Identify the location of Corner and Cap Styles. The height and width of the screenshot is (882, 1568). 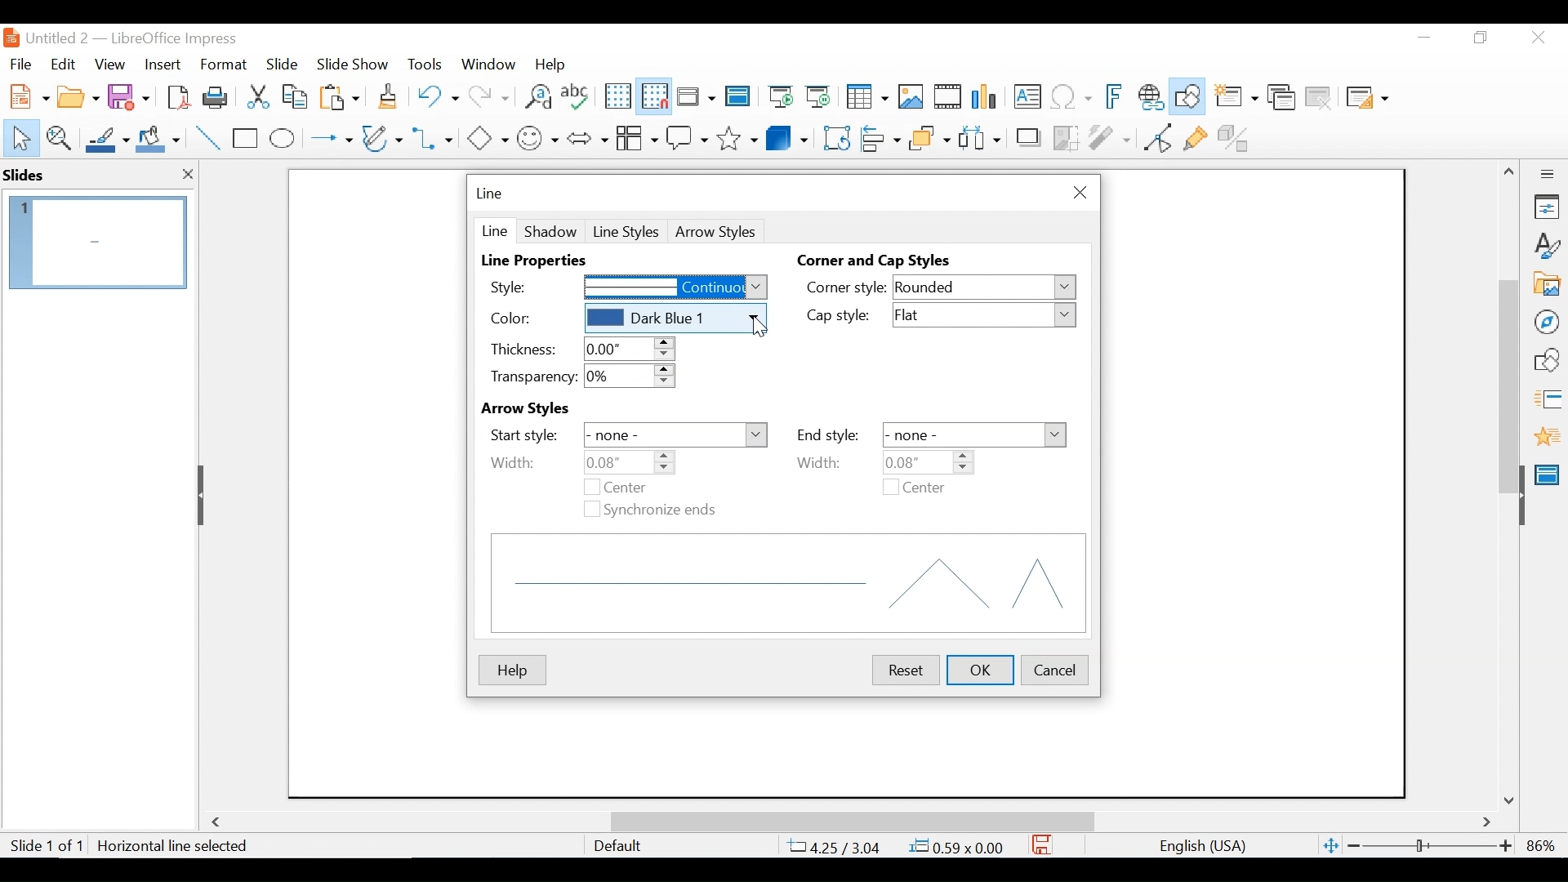
(878, 261).